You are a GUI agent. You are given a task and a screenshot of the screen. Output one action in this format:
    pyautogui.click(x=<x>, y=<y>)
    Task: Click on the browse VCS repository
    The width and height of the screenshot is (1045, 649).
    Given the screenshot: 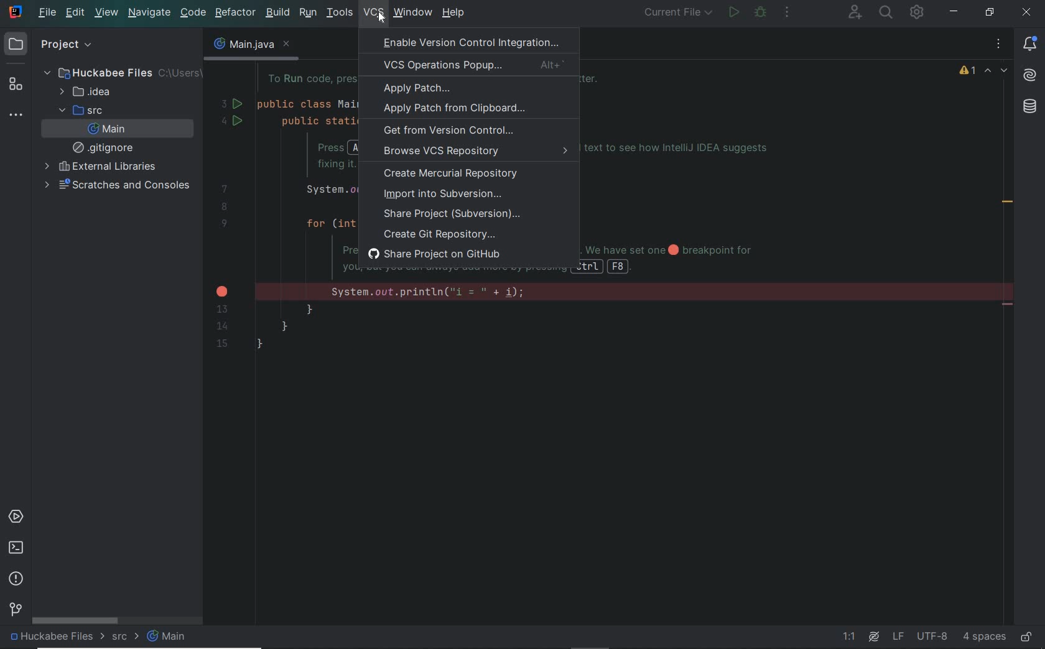 What is the action you would take?
    pyautogui.click(x=468, y=153)
    